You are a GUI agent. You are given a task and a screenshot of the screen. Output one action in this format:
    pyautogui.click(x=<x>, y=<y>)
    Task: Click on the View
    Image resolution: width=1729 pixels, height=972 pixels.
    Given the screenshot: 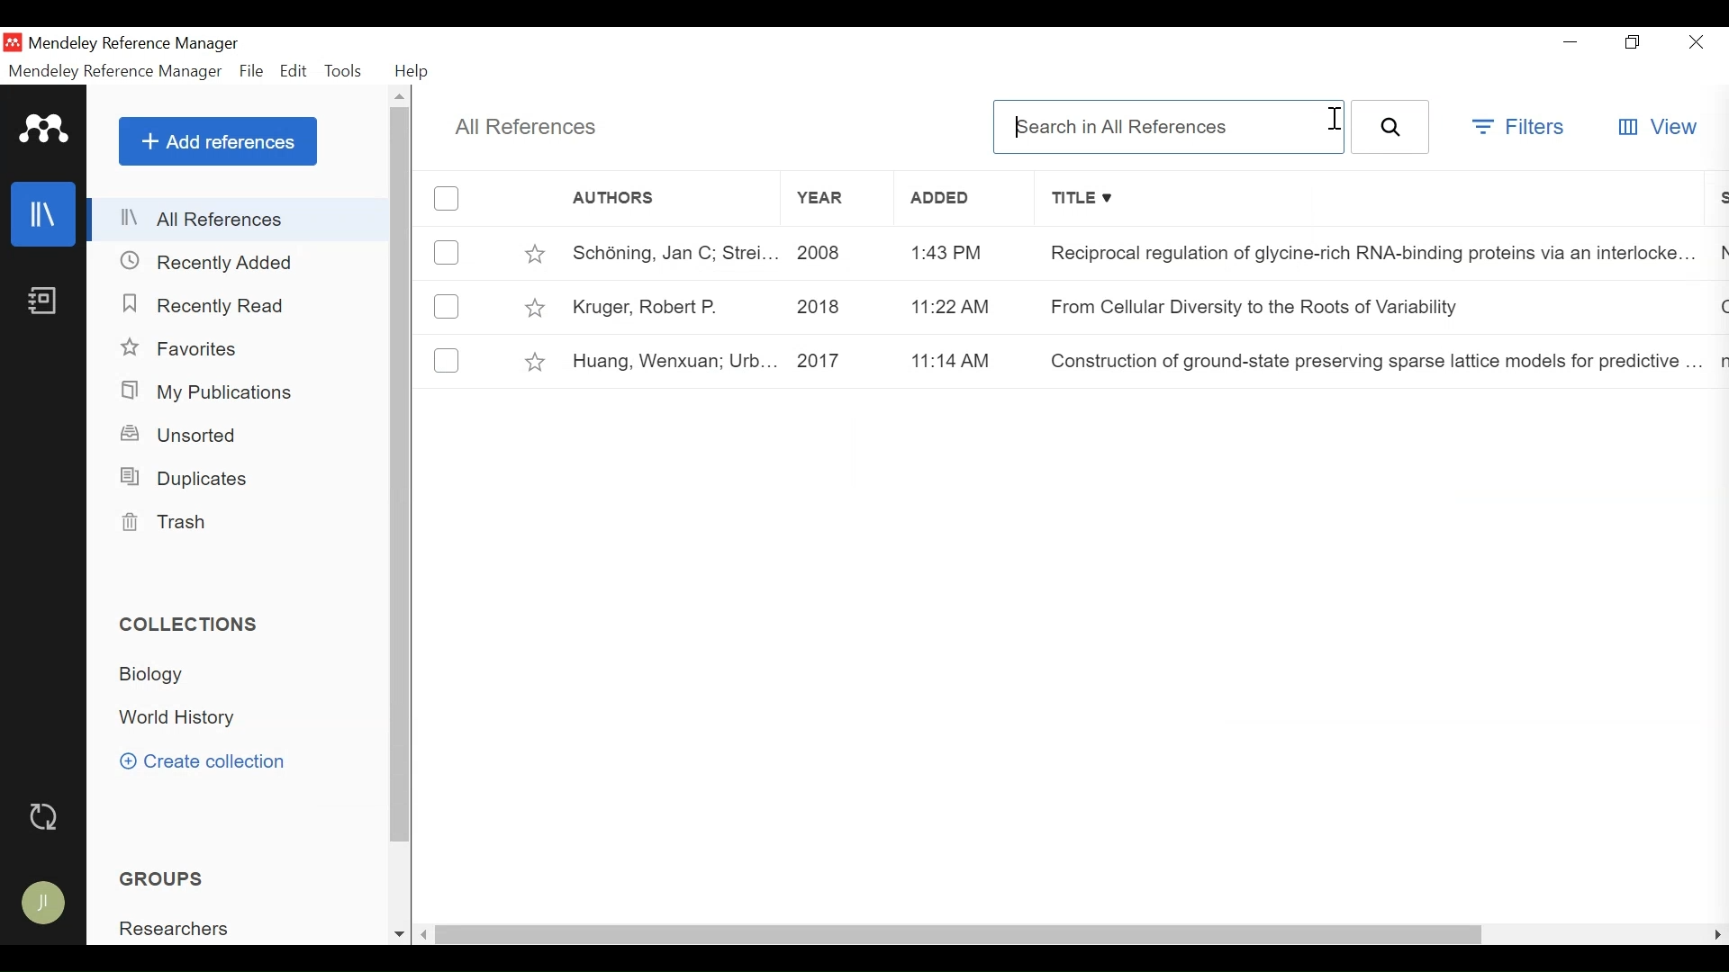 What is the action you would take?
    pyautogui.click(x=1657, y=128)
    